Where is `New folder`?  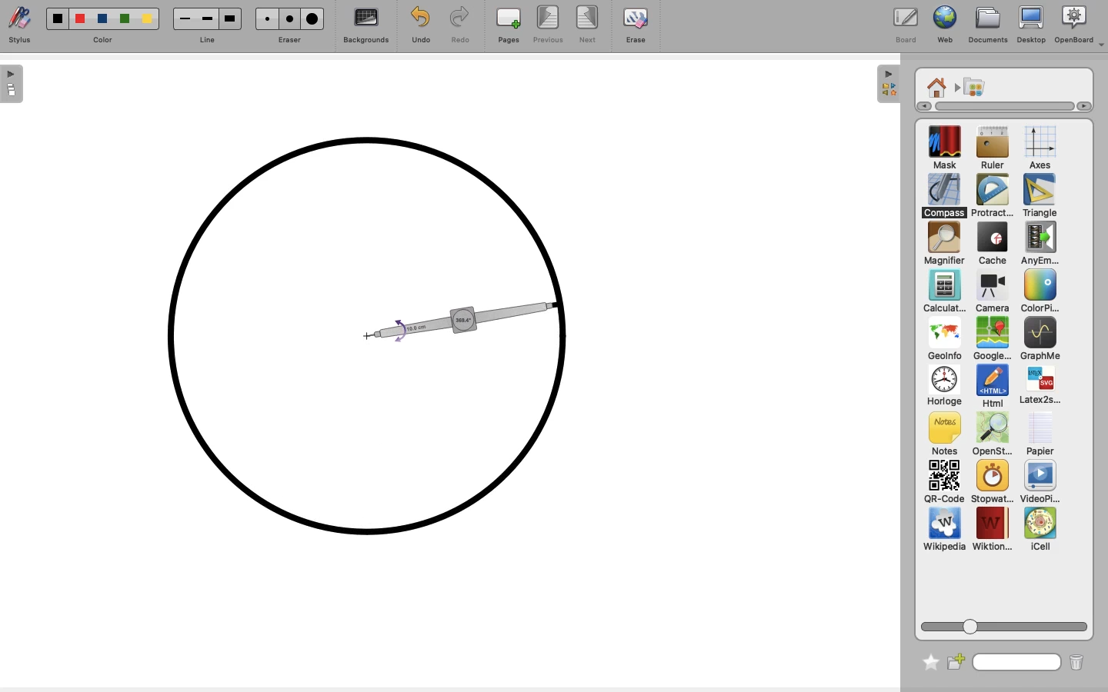
New folder is located at coordinates (957, 660).